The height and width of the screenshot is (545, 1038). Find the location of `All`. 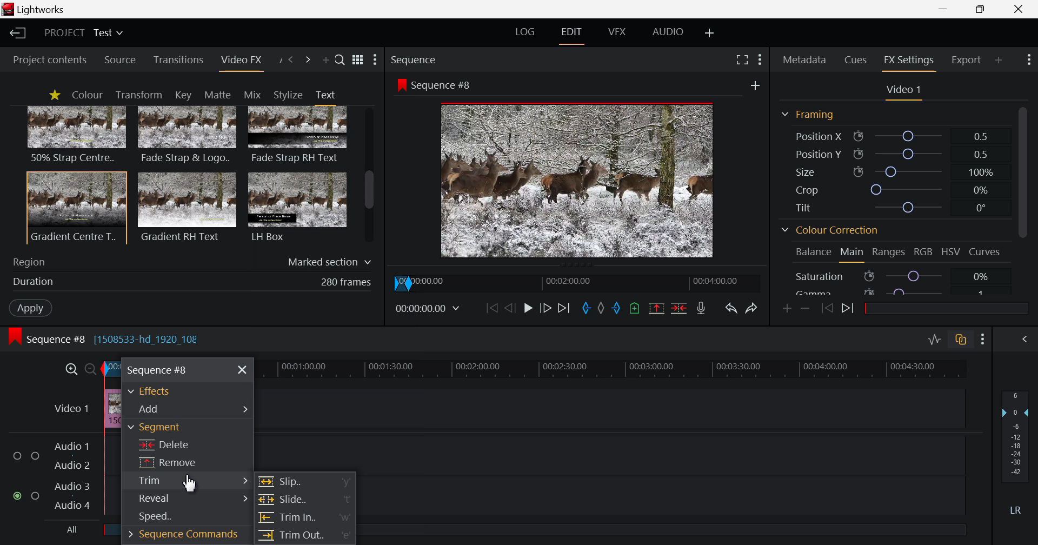

All is located at coordinates (64, 531).